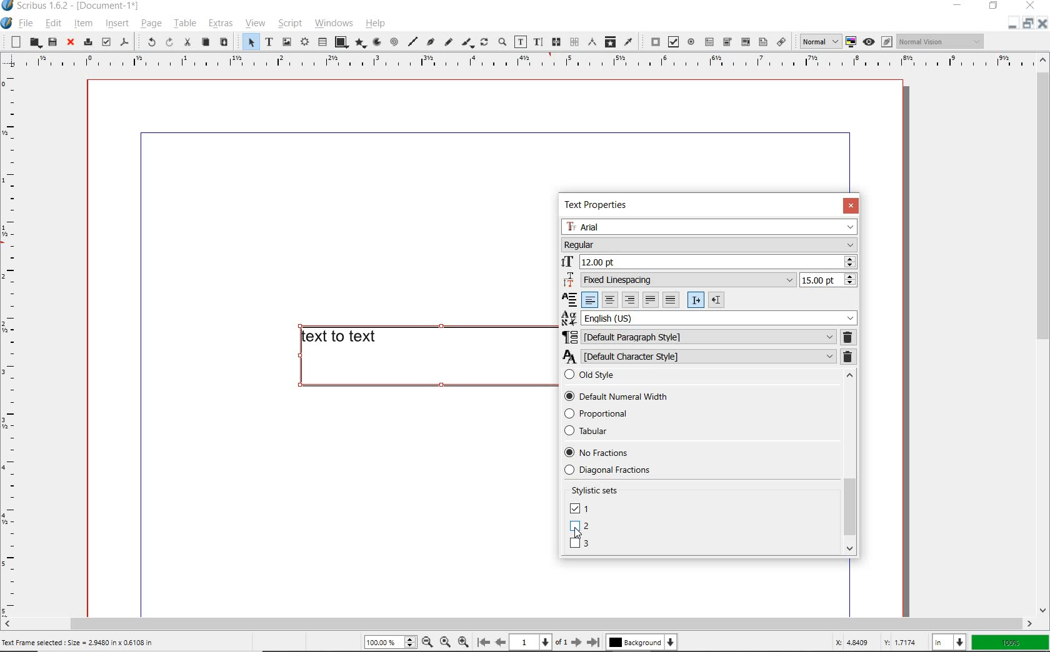 This screenshot has height=652, width=1050. I want to click on Next page, so click(576, 642).